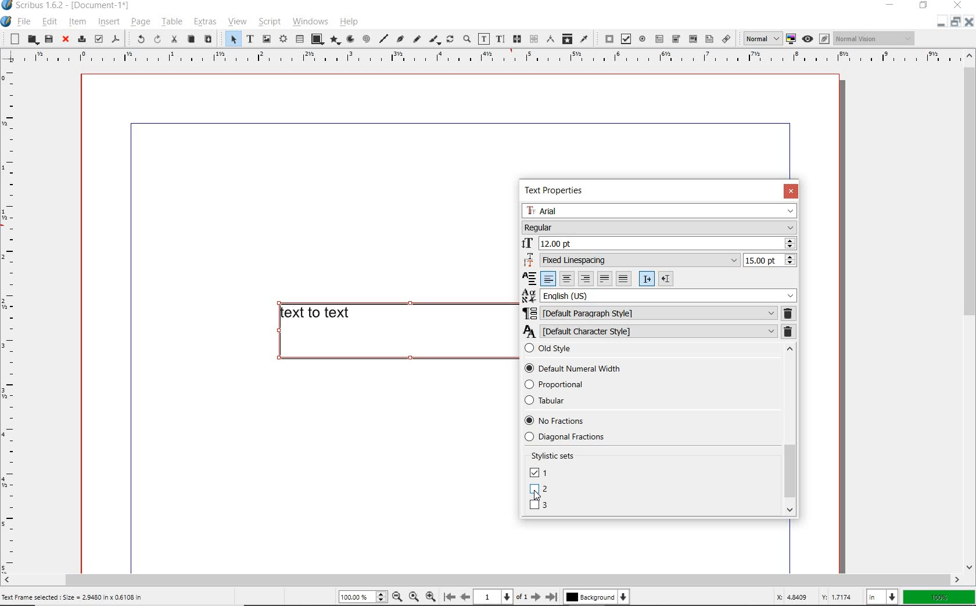 This screenshot has height=606, width=976. I want to click on Fixed Linespacing, so click(630, 259).